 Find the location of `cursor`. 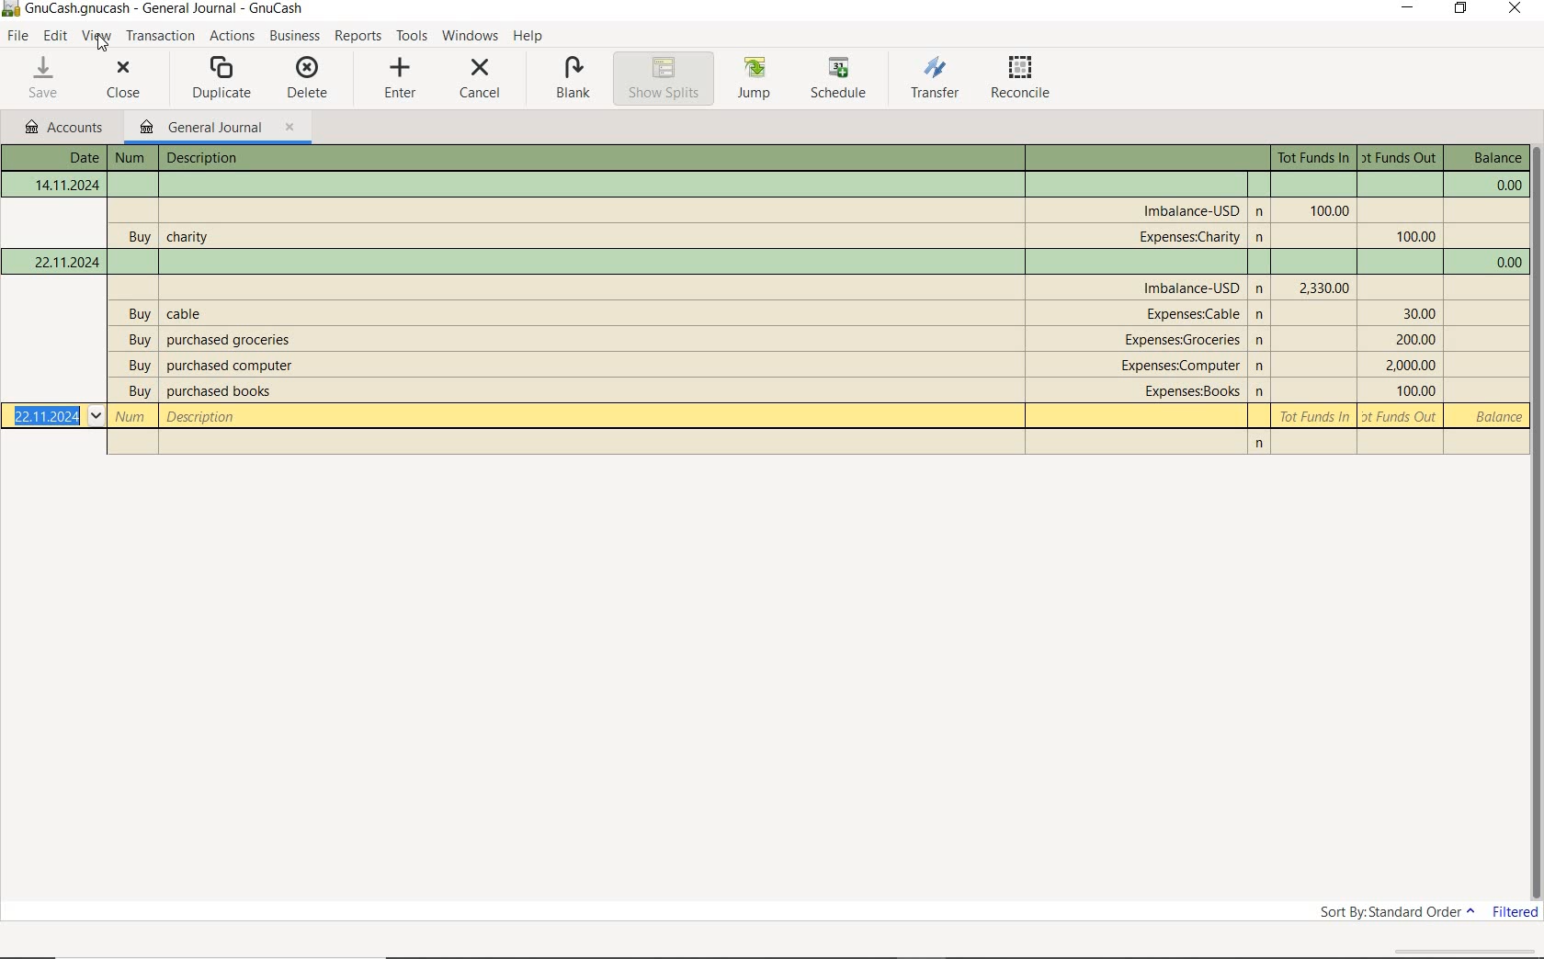

cursor is located at coordinates (105, 43).